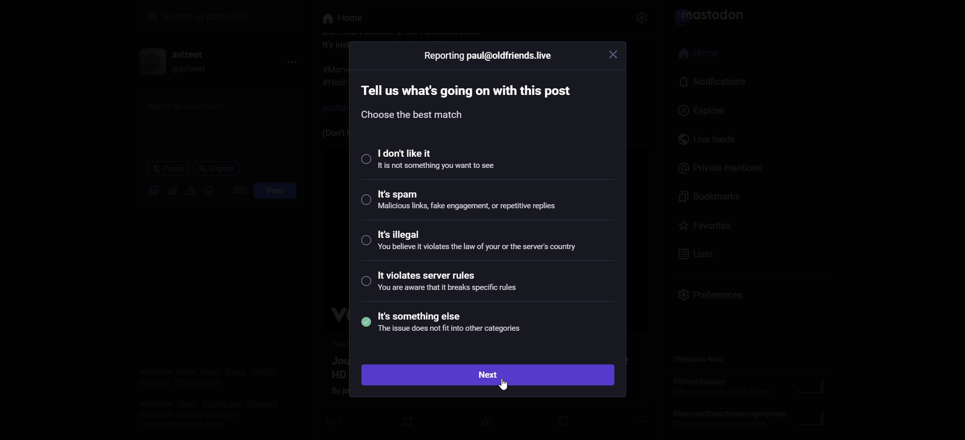 The width and height of the screenshot is (965, 440). I want to click on I dont like it, so click(434, 161).